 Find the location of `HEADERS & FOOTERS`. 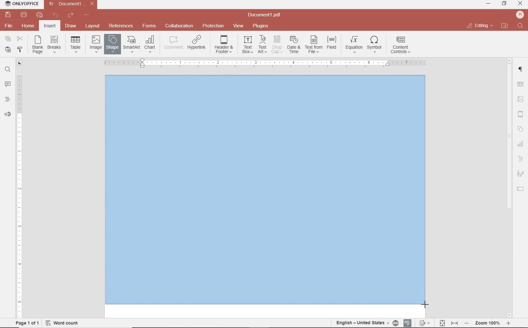

HEADERS & FOOTERS is located at coordinates (521, 114).